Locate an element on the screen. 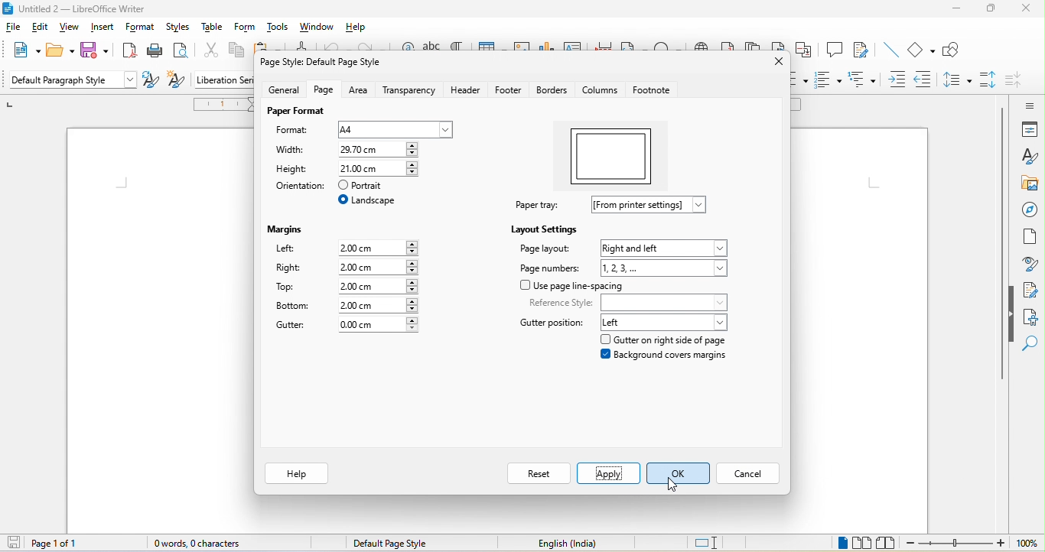  styles is located at coordinates (1029, 157).